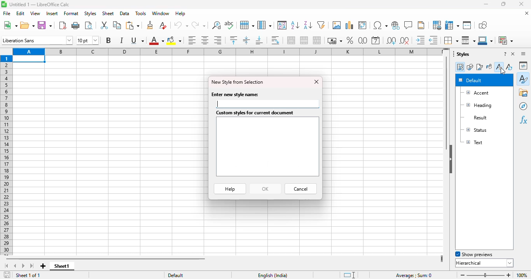 The image size is (531, 279). I want to click on new style from selection, so click(237, 82).